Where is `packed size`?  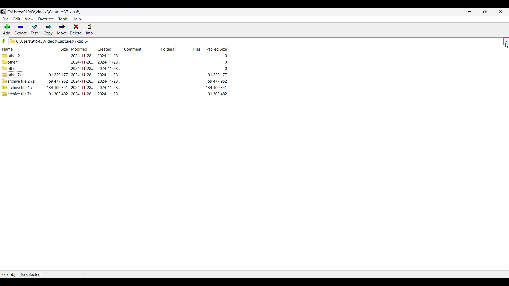 packed size is located at coordinates (225, 62).